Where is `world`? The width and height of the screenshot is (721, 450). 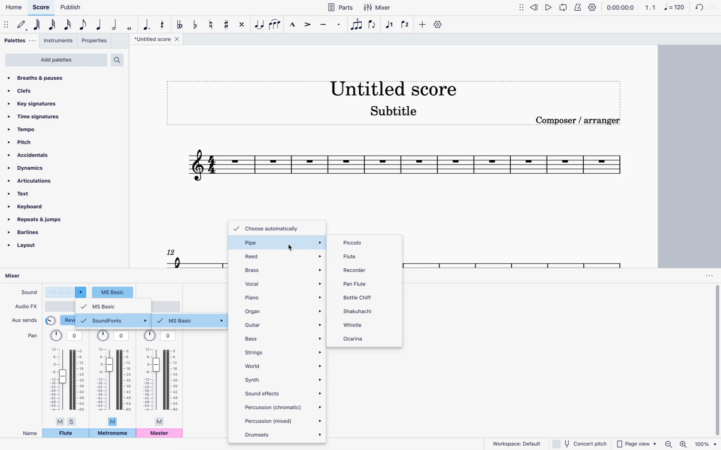 world is located at coordinates (282, 365).